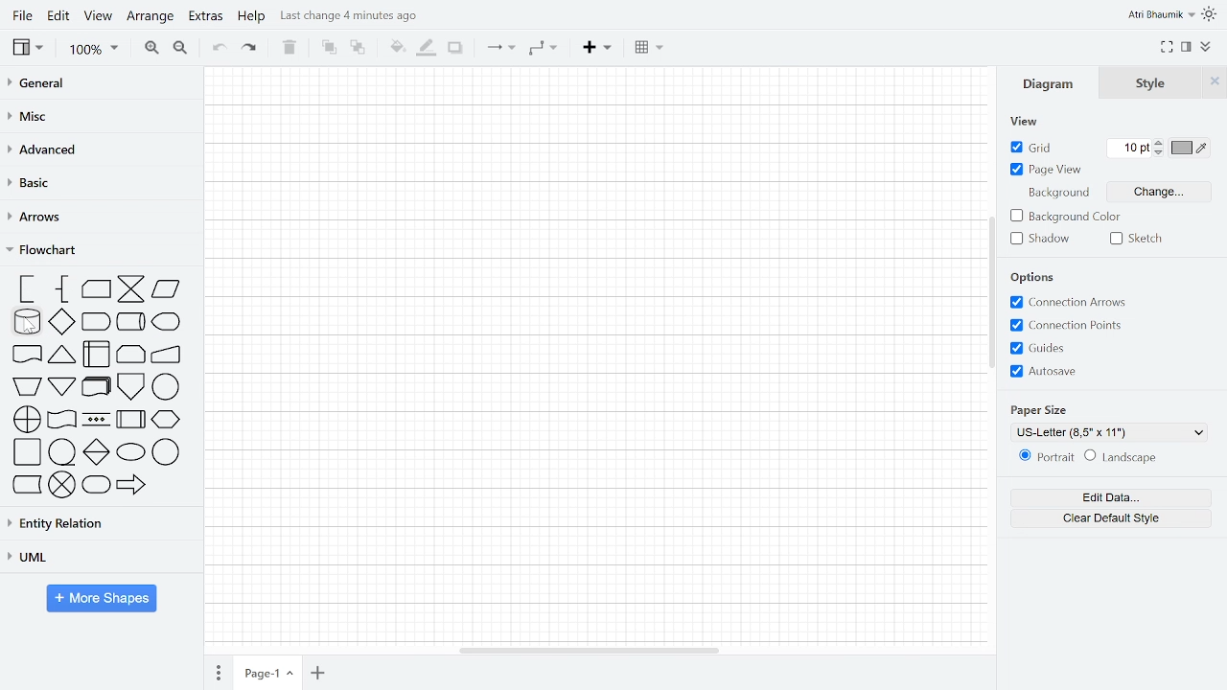 The image size is (1227, 690). What do you see at coordinates (94, 115) in the screenshot?
I see `MISC` at bounding box center [94, 115].